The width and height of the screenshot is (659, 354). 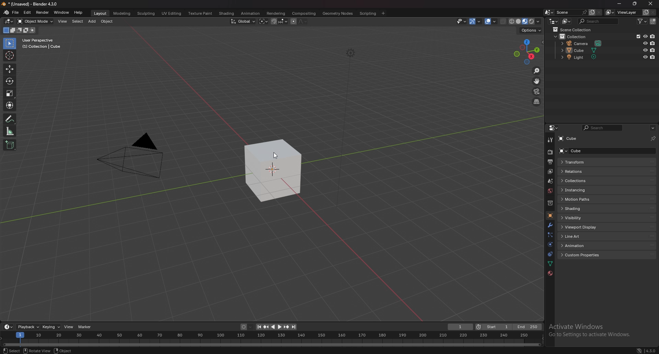 I want to click on hide in viewport, so click(x=645, y=36).